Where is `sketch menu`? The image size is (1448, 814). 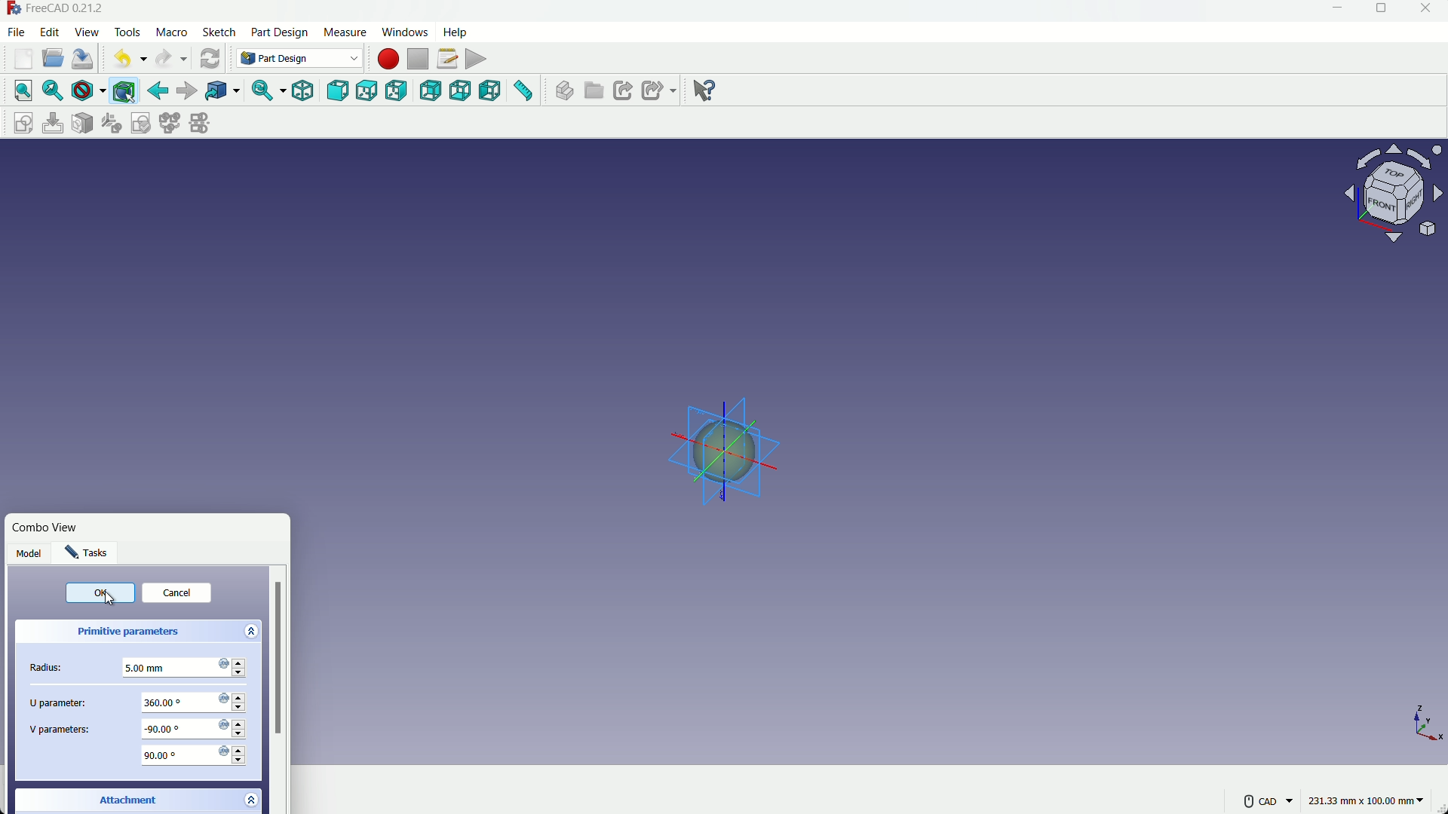 sketch menu is located at coordinates (219, 33).